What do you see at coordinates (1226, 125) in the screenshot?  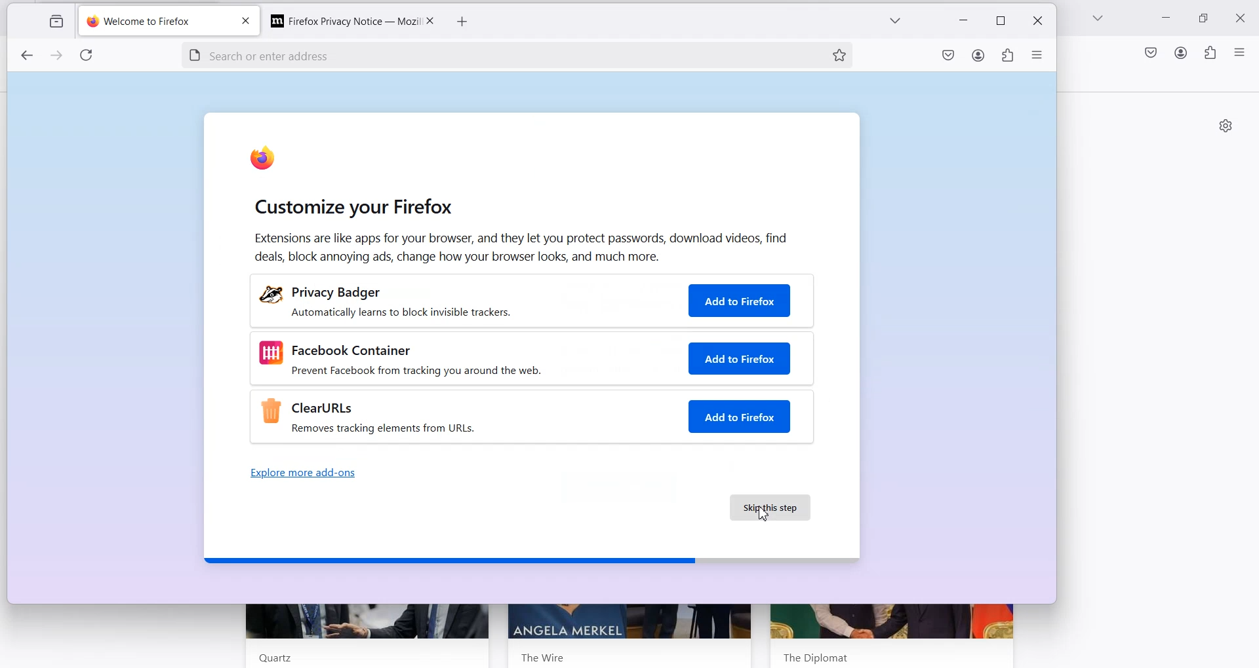 I see `Personalize new tab ` at bounding box center [1226, 125].